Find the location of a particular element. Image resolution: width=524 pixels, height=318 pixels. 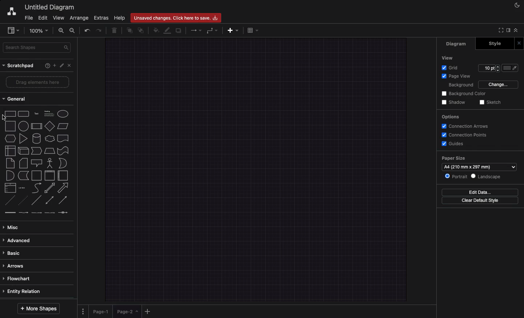

Connection arrows is located at coordinates (466, 126).